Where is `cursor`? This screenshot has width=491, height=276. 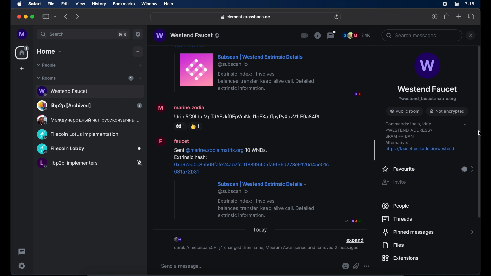
cursor is located at coordinates (478, 134).